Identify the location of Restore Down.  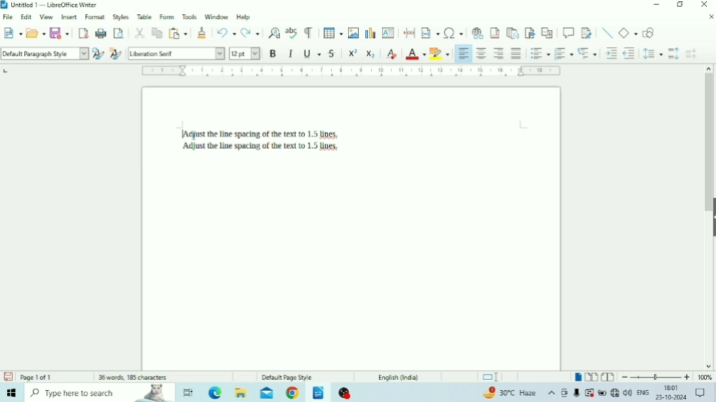
(680, 5).